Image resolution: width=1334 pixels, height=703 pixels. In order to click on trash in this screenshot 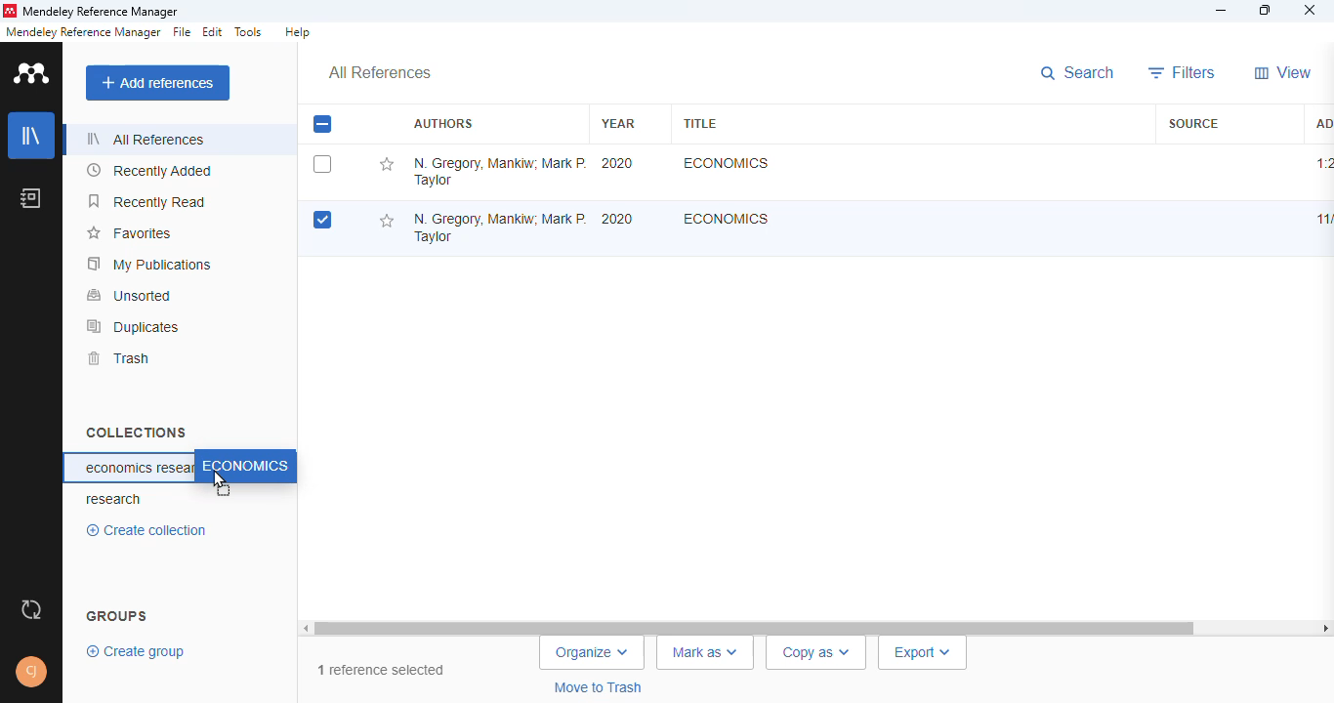, I will do `click(117, 358)`.